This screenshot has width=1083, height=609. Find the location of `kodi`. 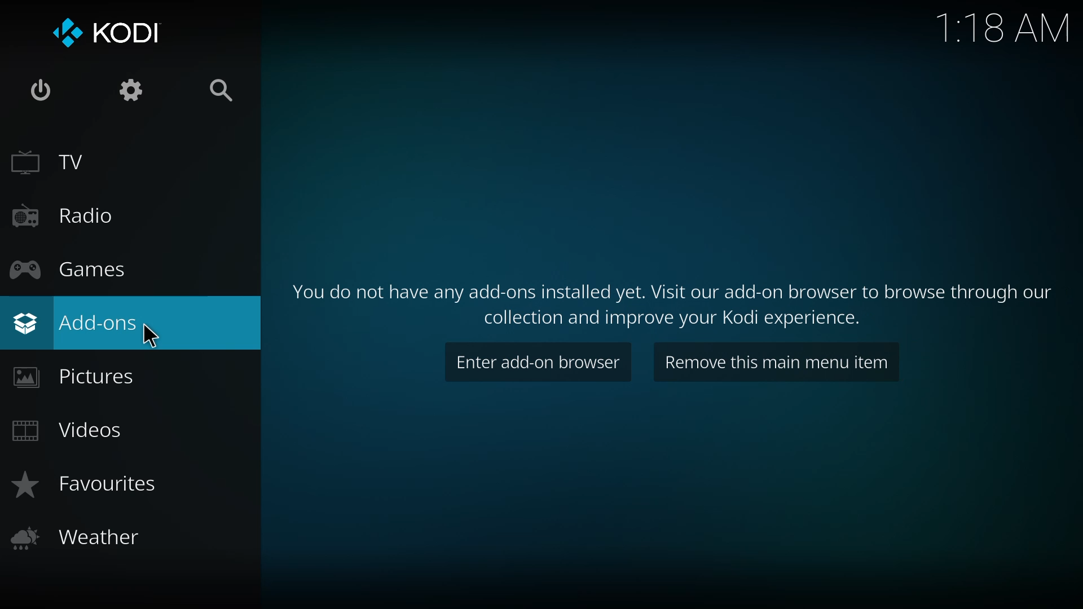

kodi is located at coordinates (114, 31).